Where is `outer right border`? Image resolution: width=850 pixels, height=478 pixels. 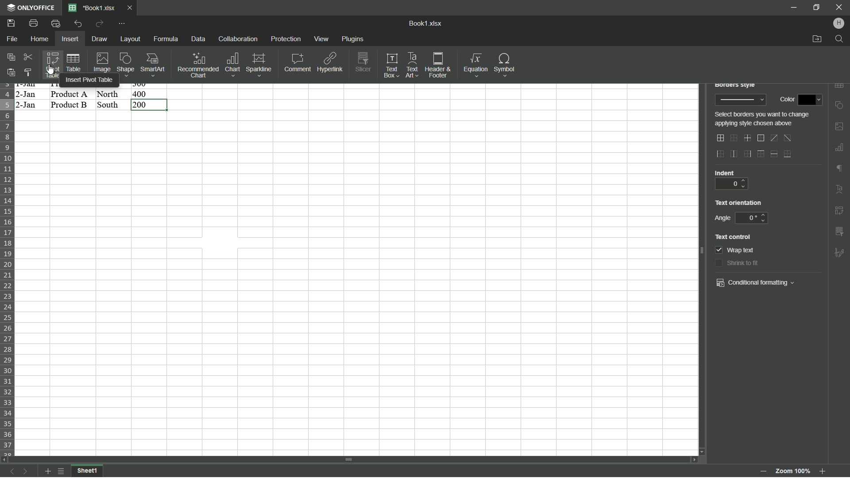 outer right border is located at coordinates (746, 154).